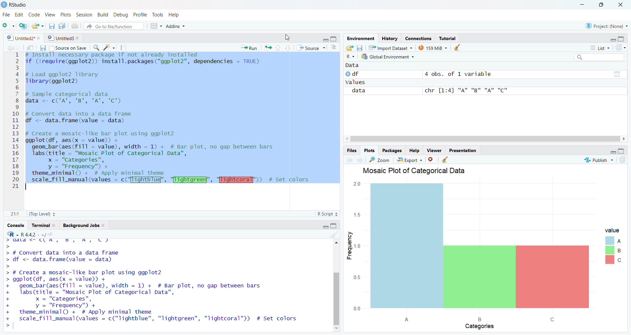 The width and height of the screenshot is (631, 335). What do you see at coordinates (288, 47) in the screenshot?
I see `Down` at bounding box center [288, 47].